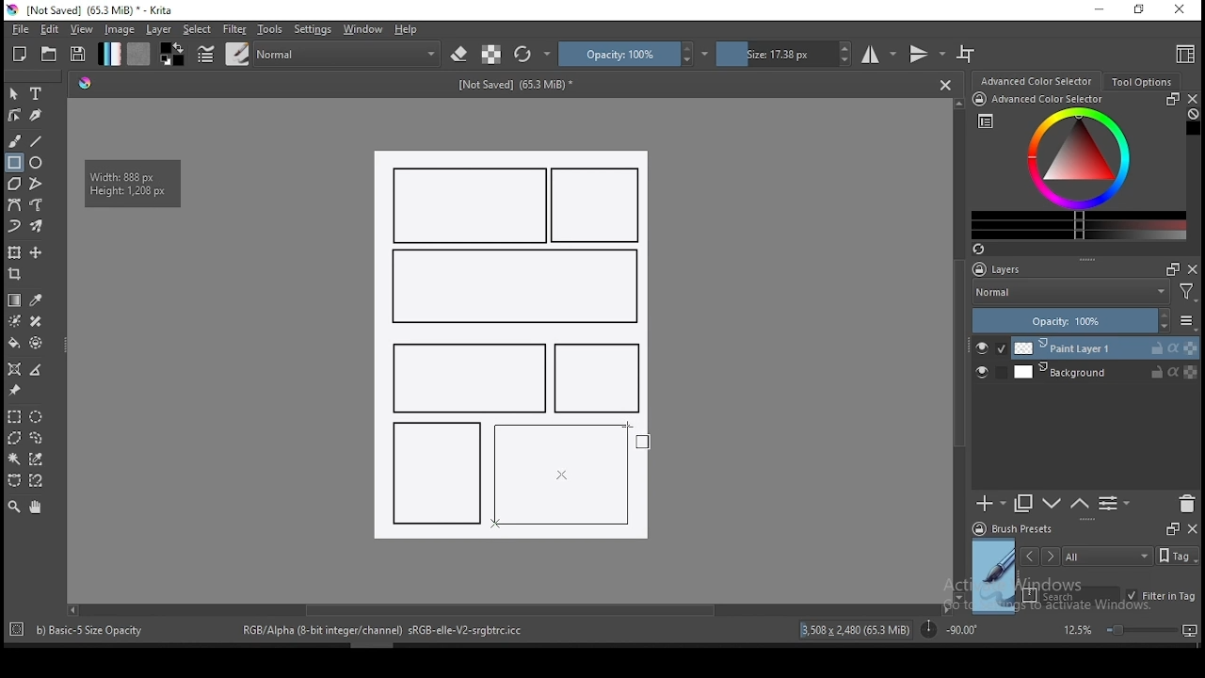 The width and height of the screenshot is (1205, 678). Describe the element at coordinates (1114, 503) in the screenshot. I see `view or change layer properties` at that location.